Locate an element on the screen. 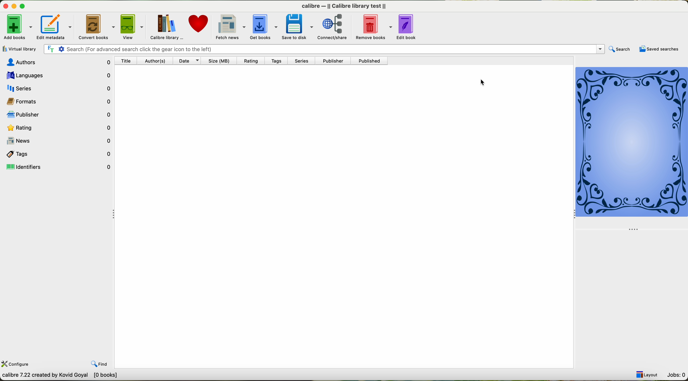 This screenshot has width=688, height=381. connect/share is located at coordinates (331, 26).